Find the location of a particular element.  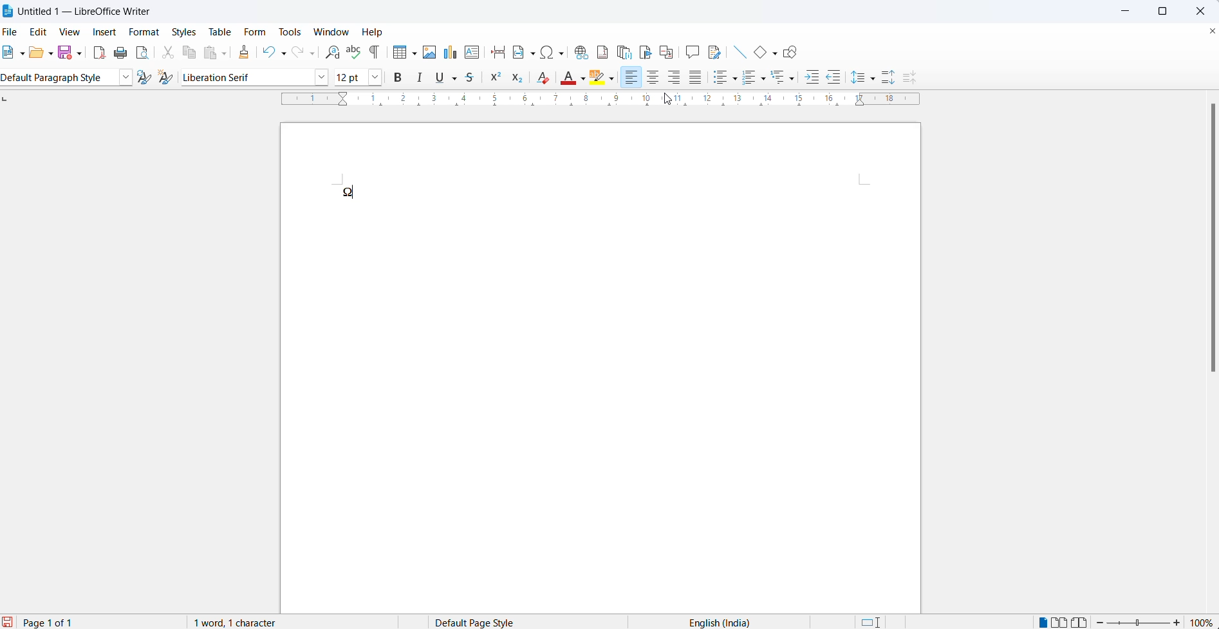

insert chart is located at coordinates (449, 53).